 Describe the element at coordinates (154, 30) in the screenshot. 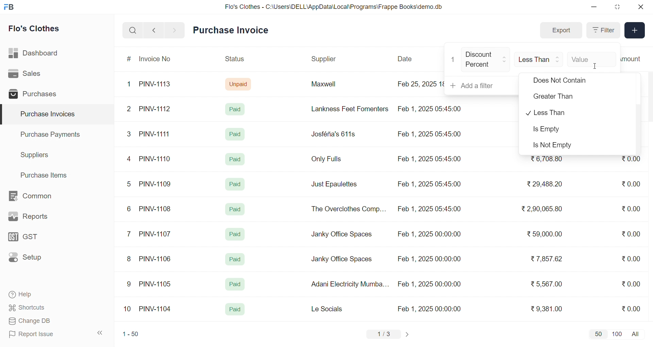

I see `navigate backward` at that location.